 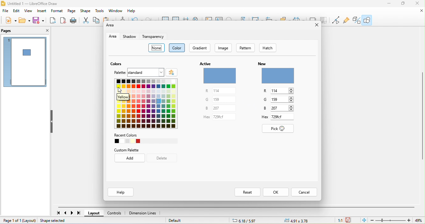 I want to click on show draw function, so click(x=368, y=20).